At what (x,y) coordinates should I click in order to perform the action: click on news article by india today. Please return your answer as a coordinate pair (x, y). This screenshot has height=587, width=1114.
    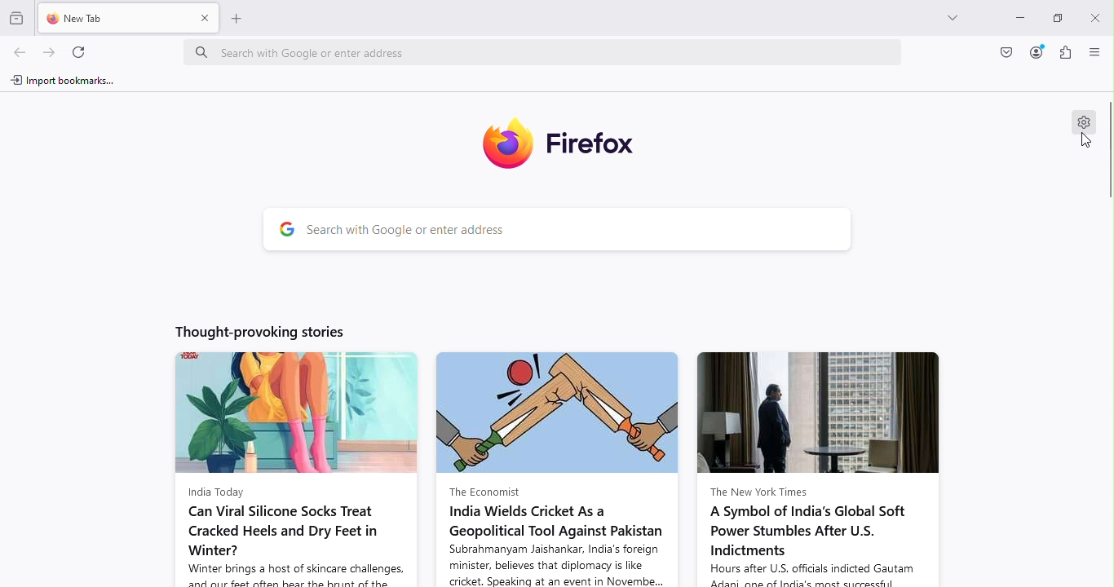
    Looking at the image, I should click on (290, 468).